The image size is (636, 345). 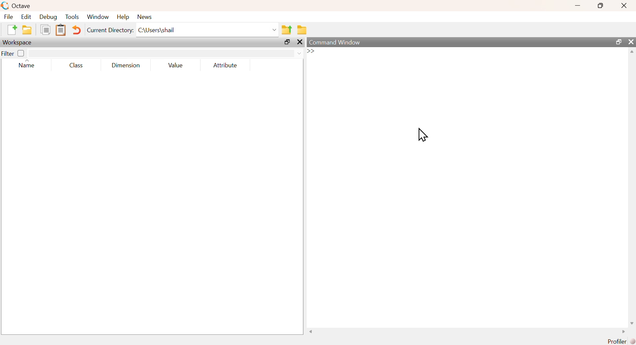 I want to click on Attribute, so click(x=226, y=65).